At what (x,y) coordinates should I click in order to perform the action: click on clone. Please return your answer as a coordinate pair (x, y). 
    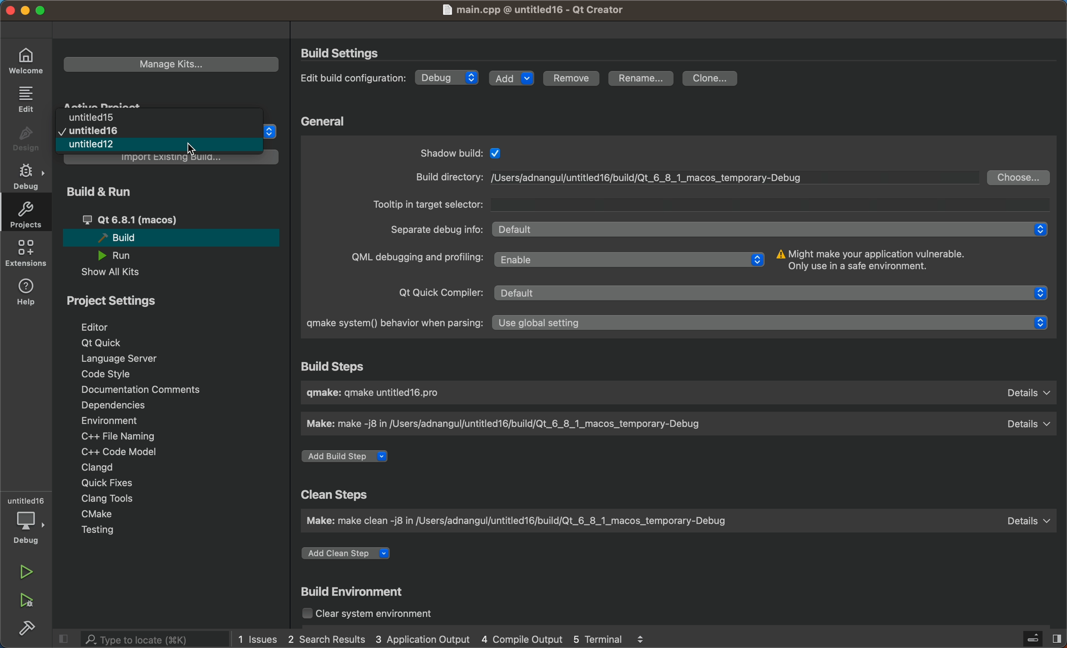
    Looking at the image, I should click on (712, 79).